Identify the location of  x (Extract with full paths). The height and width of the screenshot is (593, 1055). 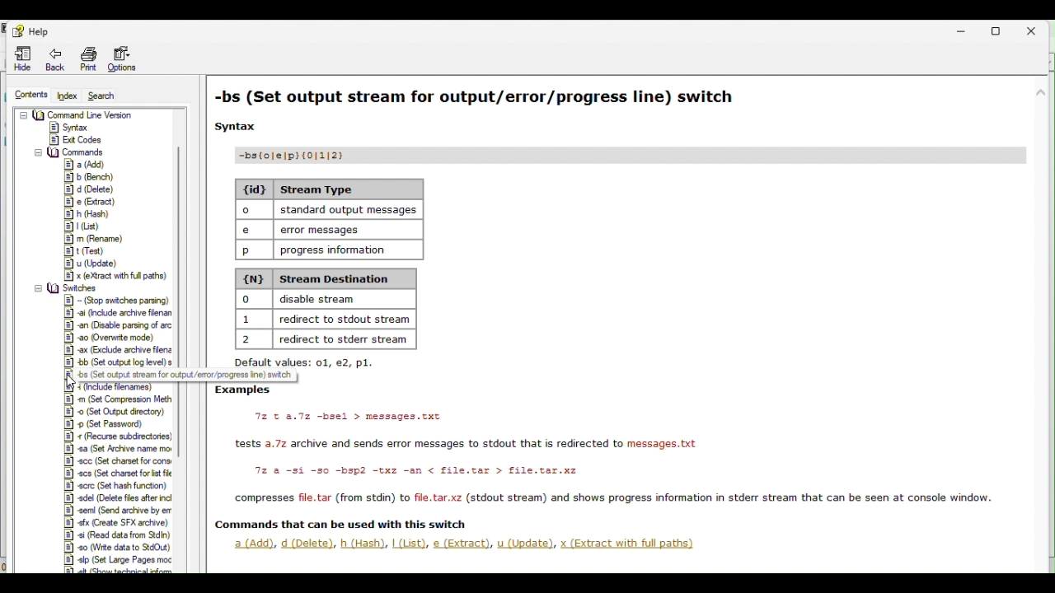
(628, 544).